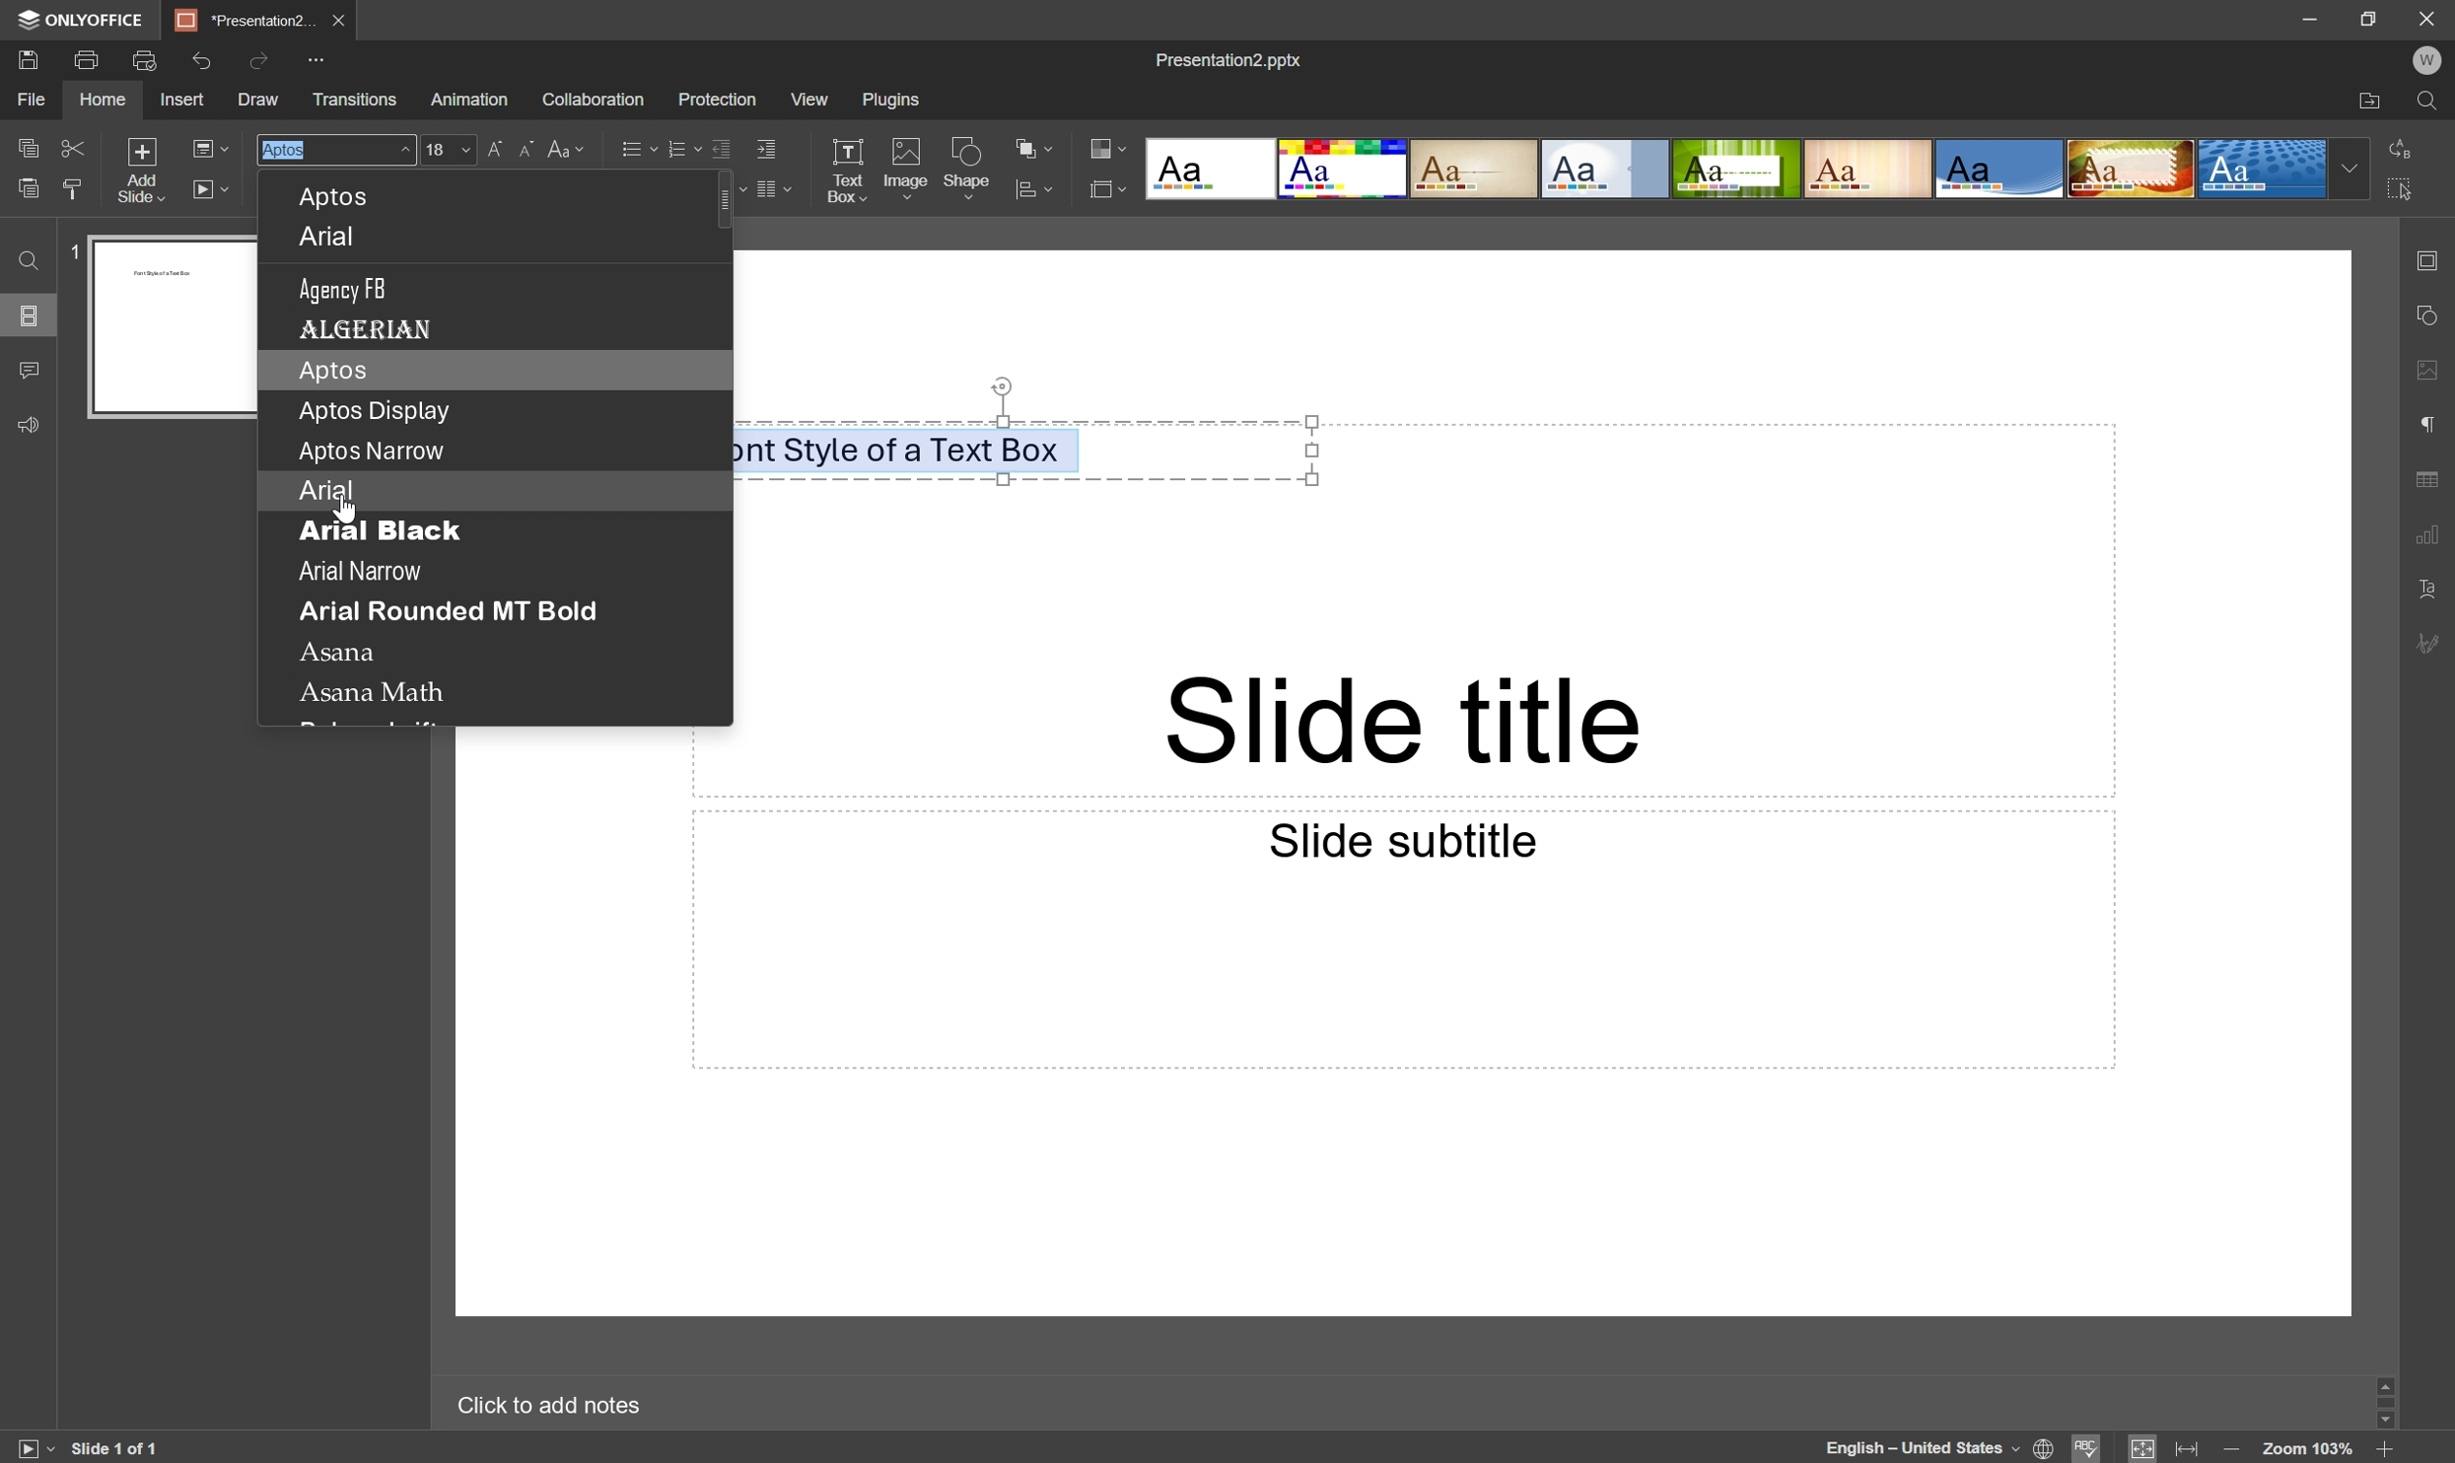  What do you see at coordinates (1752, 169) in the screenshot?
I see `Type of slides` at bounding box center [1752, 169].